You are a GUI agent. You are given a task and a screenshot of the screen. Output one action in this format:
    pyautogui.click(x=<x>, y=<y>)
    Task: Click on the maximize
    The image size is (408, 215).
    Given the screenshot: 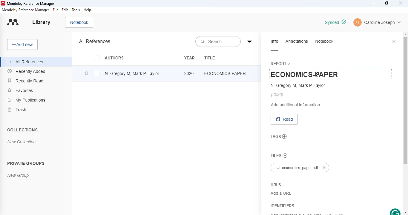 What is the action you would take?
    pyautogui.click(x=387, y=3)
    